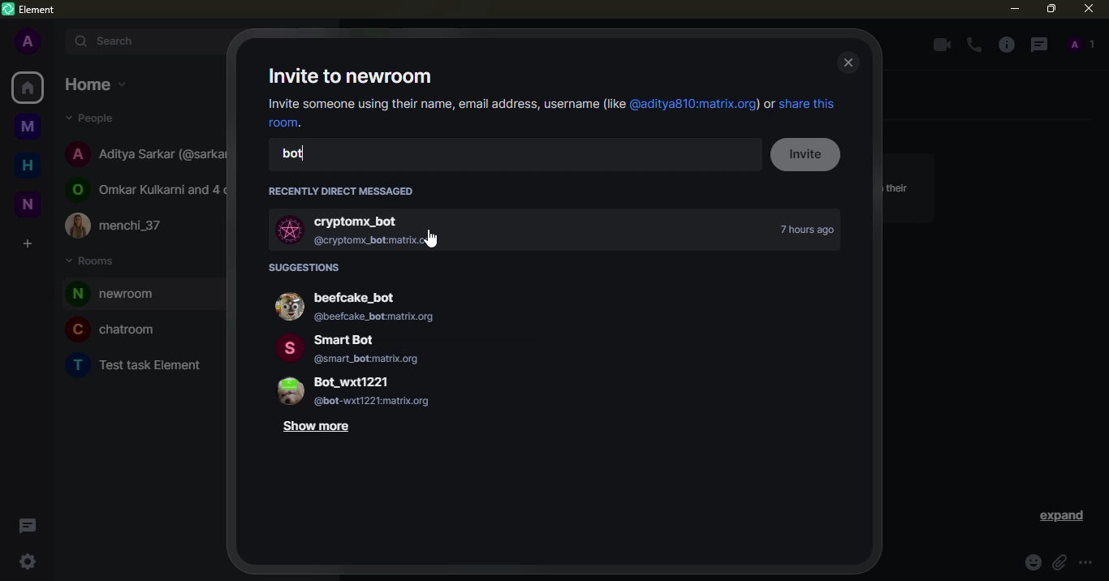  I want to click on more, so click(1090, 564).